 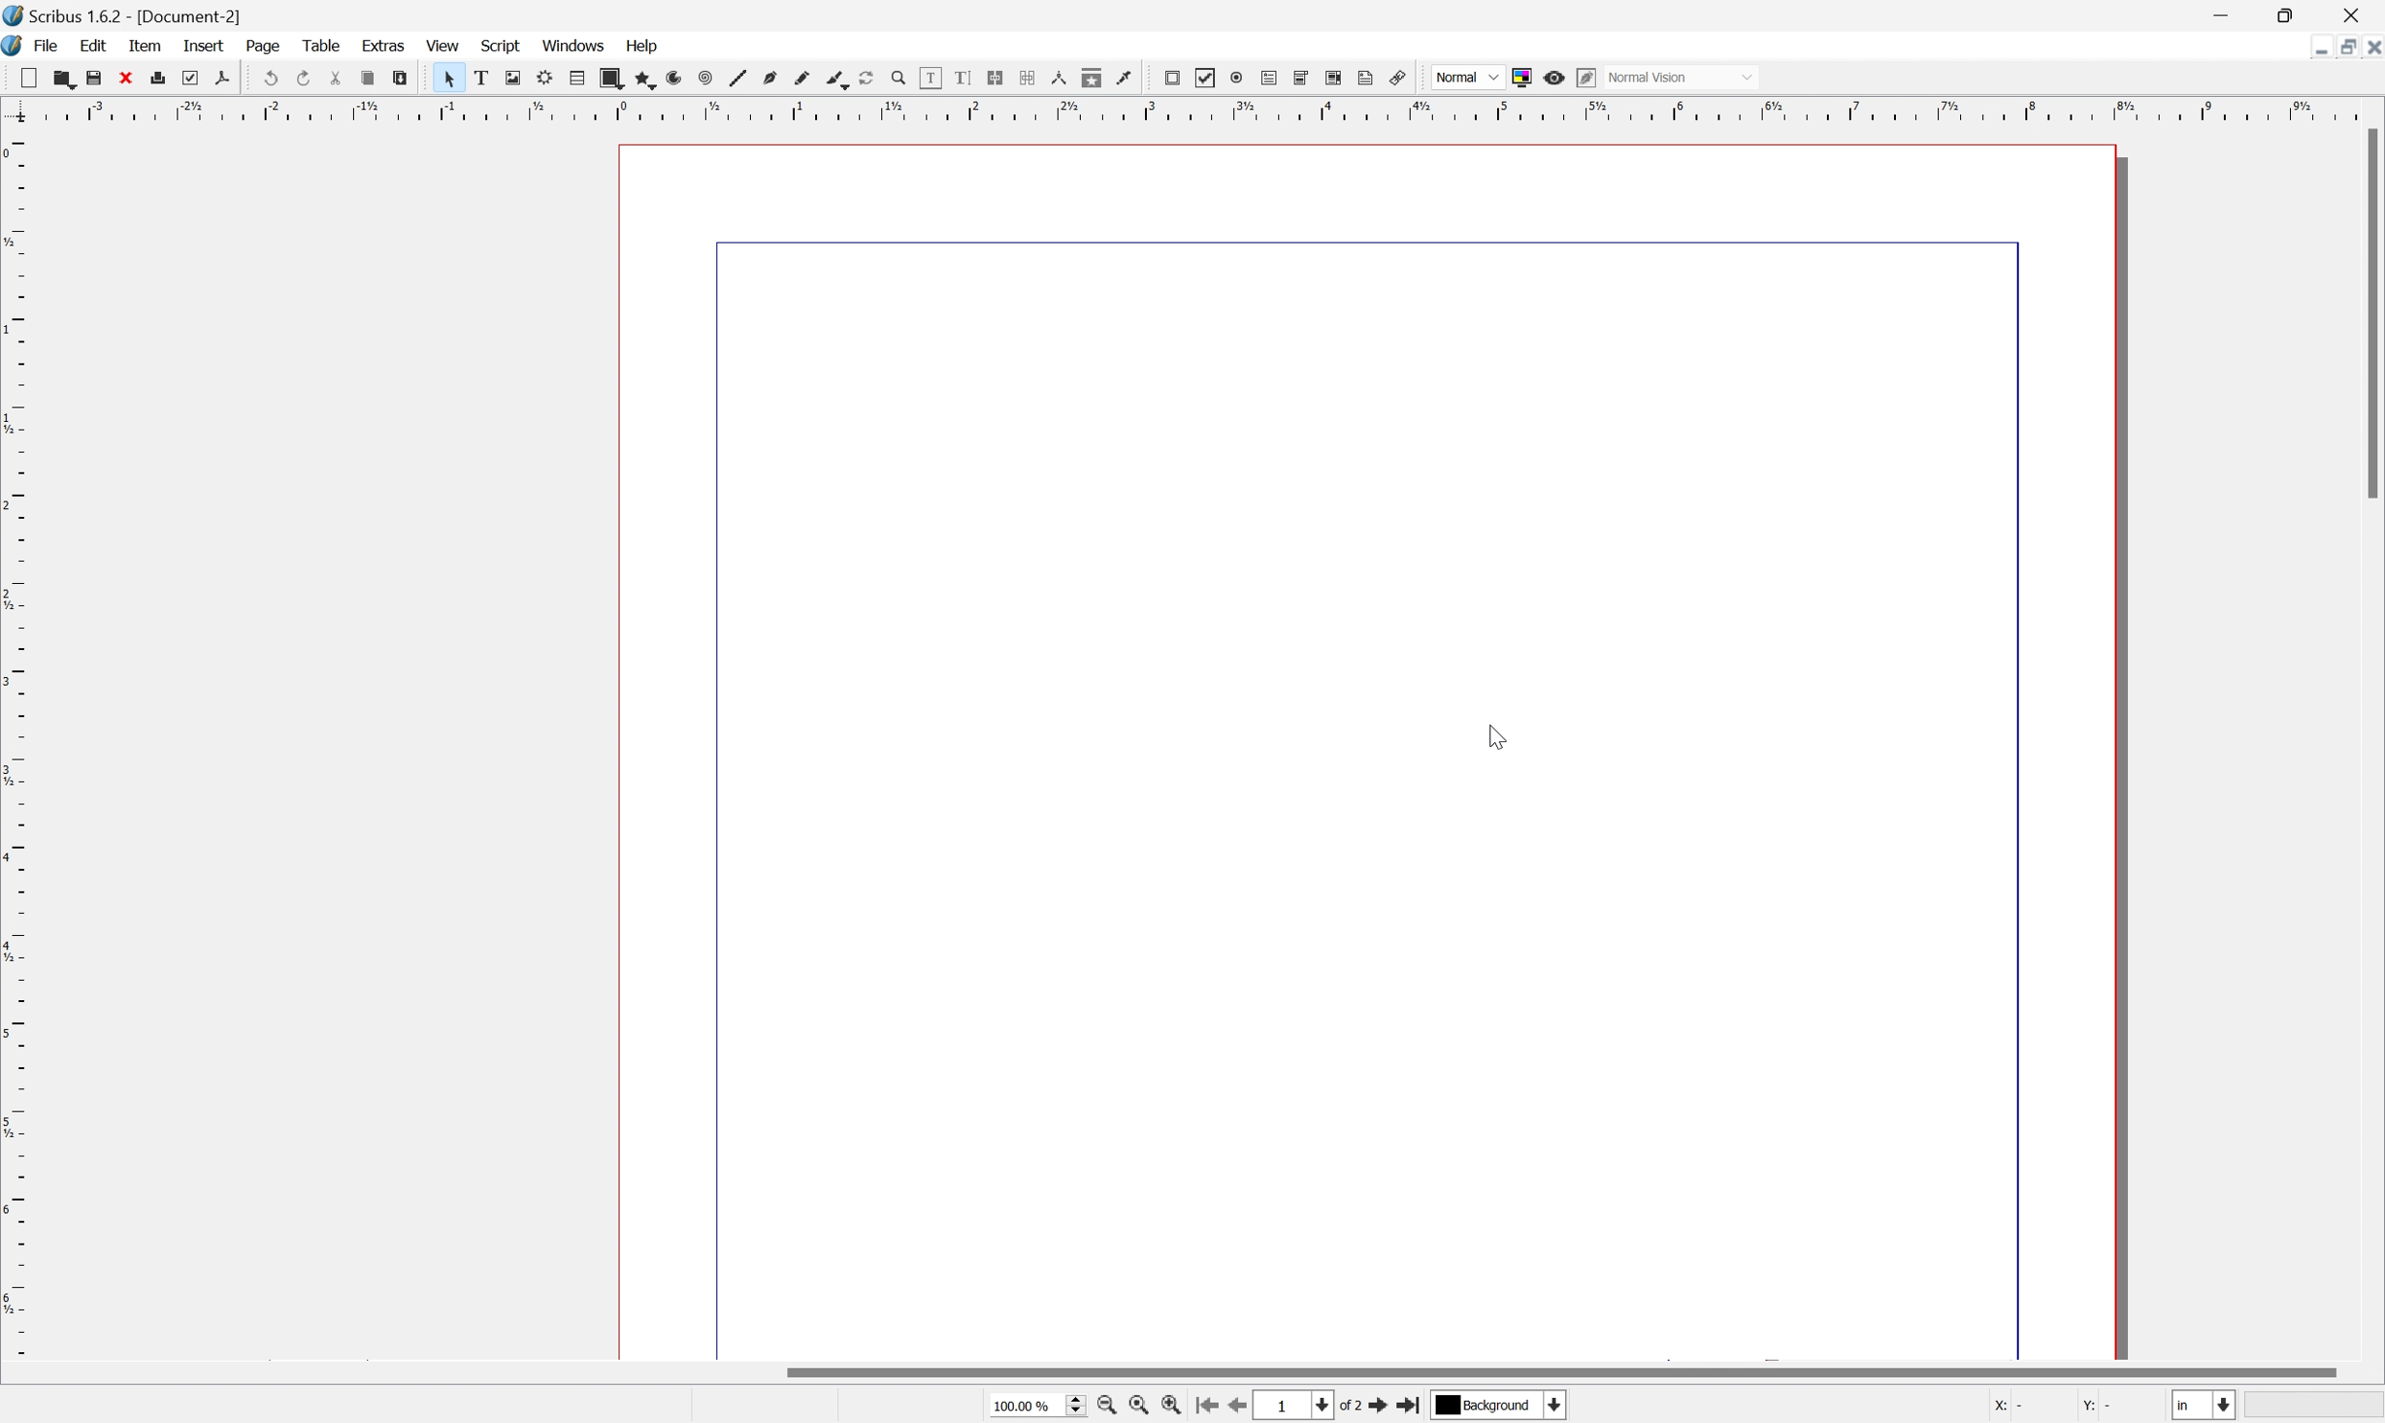 I want to click on Line, so click(x=734, y=79).